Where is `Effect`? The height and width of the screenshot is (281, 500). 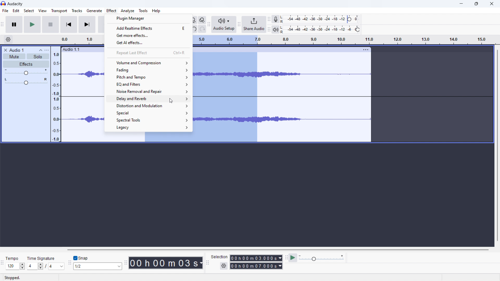 Effect is located at coordinates (112, 10).